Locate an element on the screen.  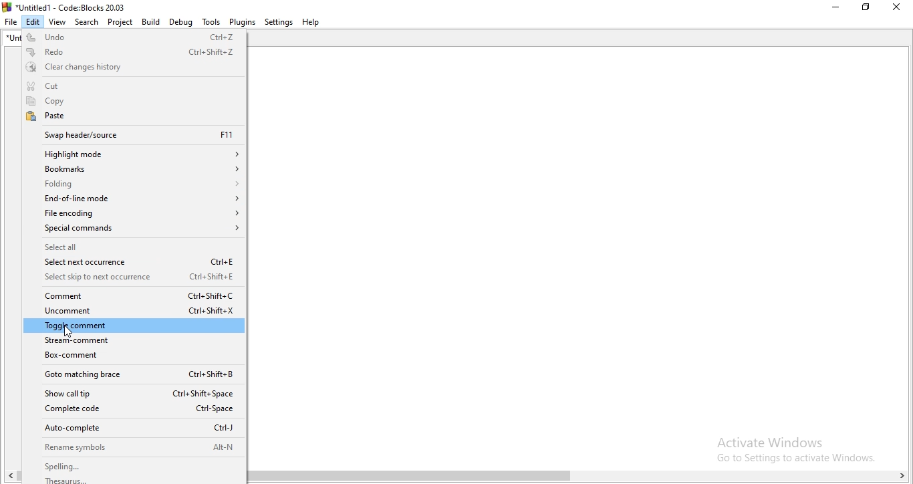
Untitled1 - Code : Blocks 20.03 is located at coordinates (66, 7).